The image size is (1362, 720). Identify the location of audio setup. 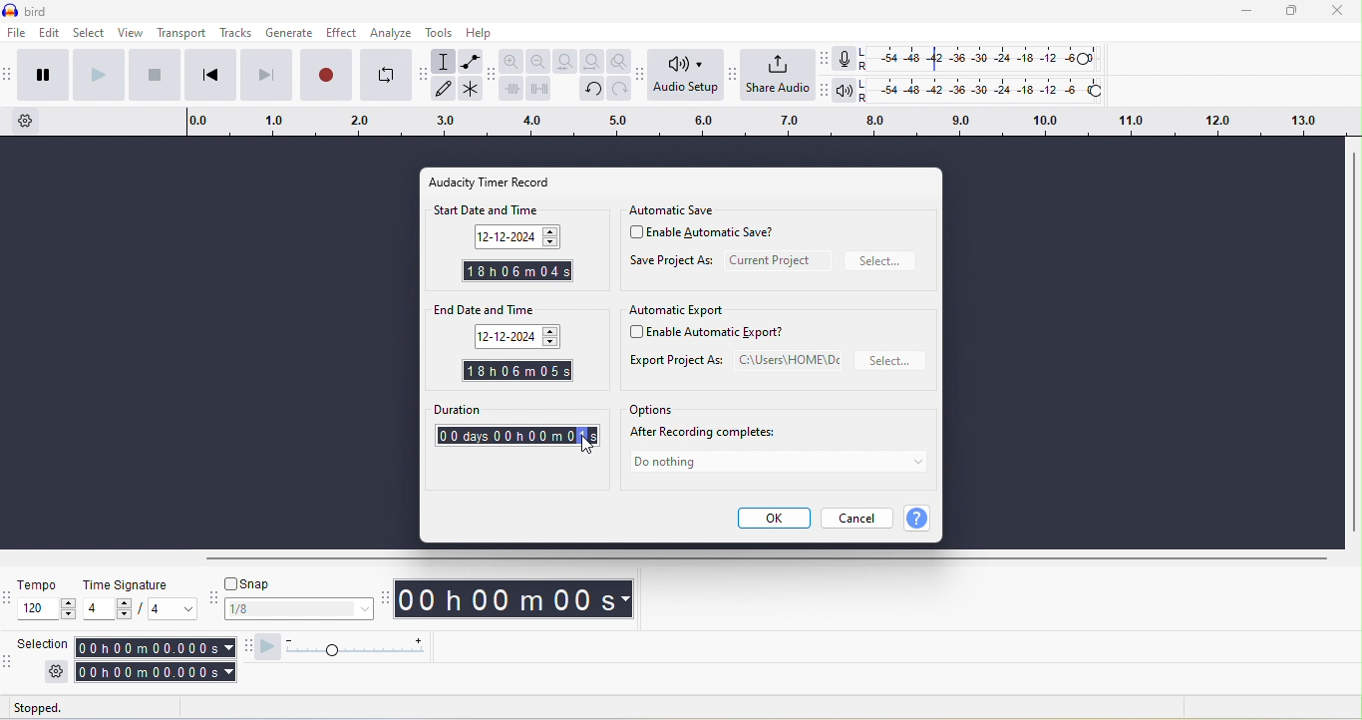
(687, 76).